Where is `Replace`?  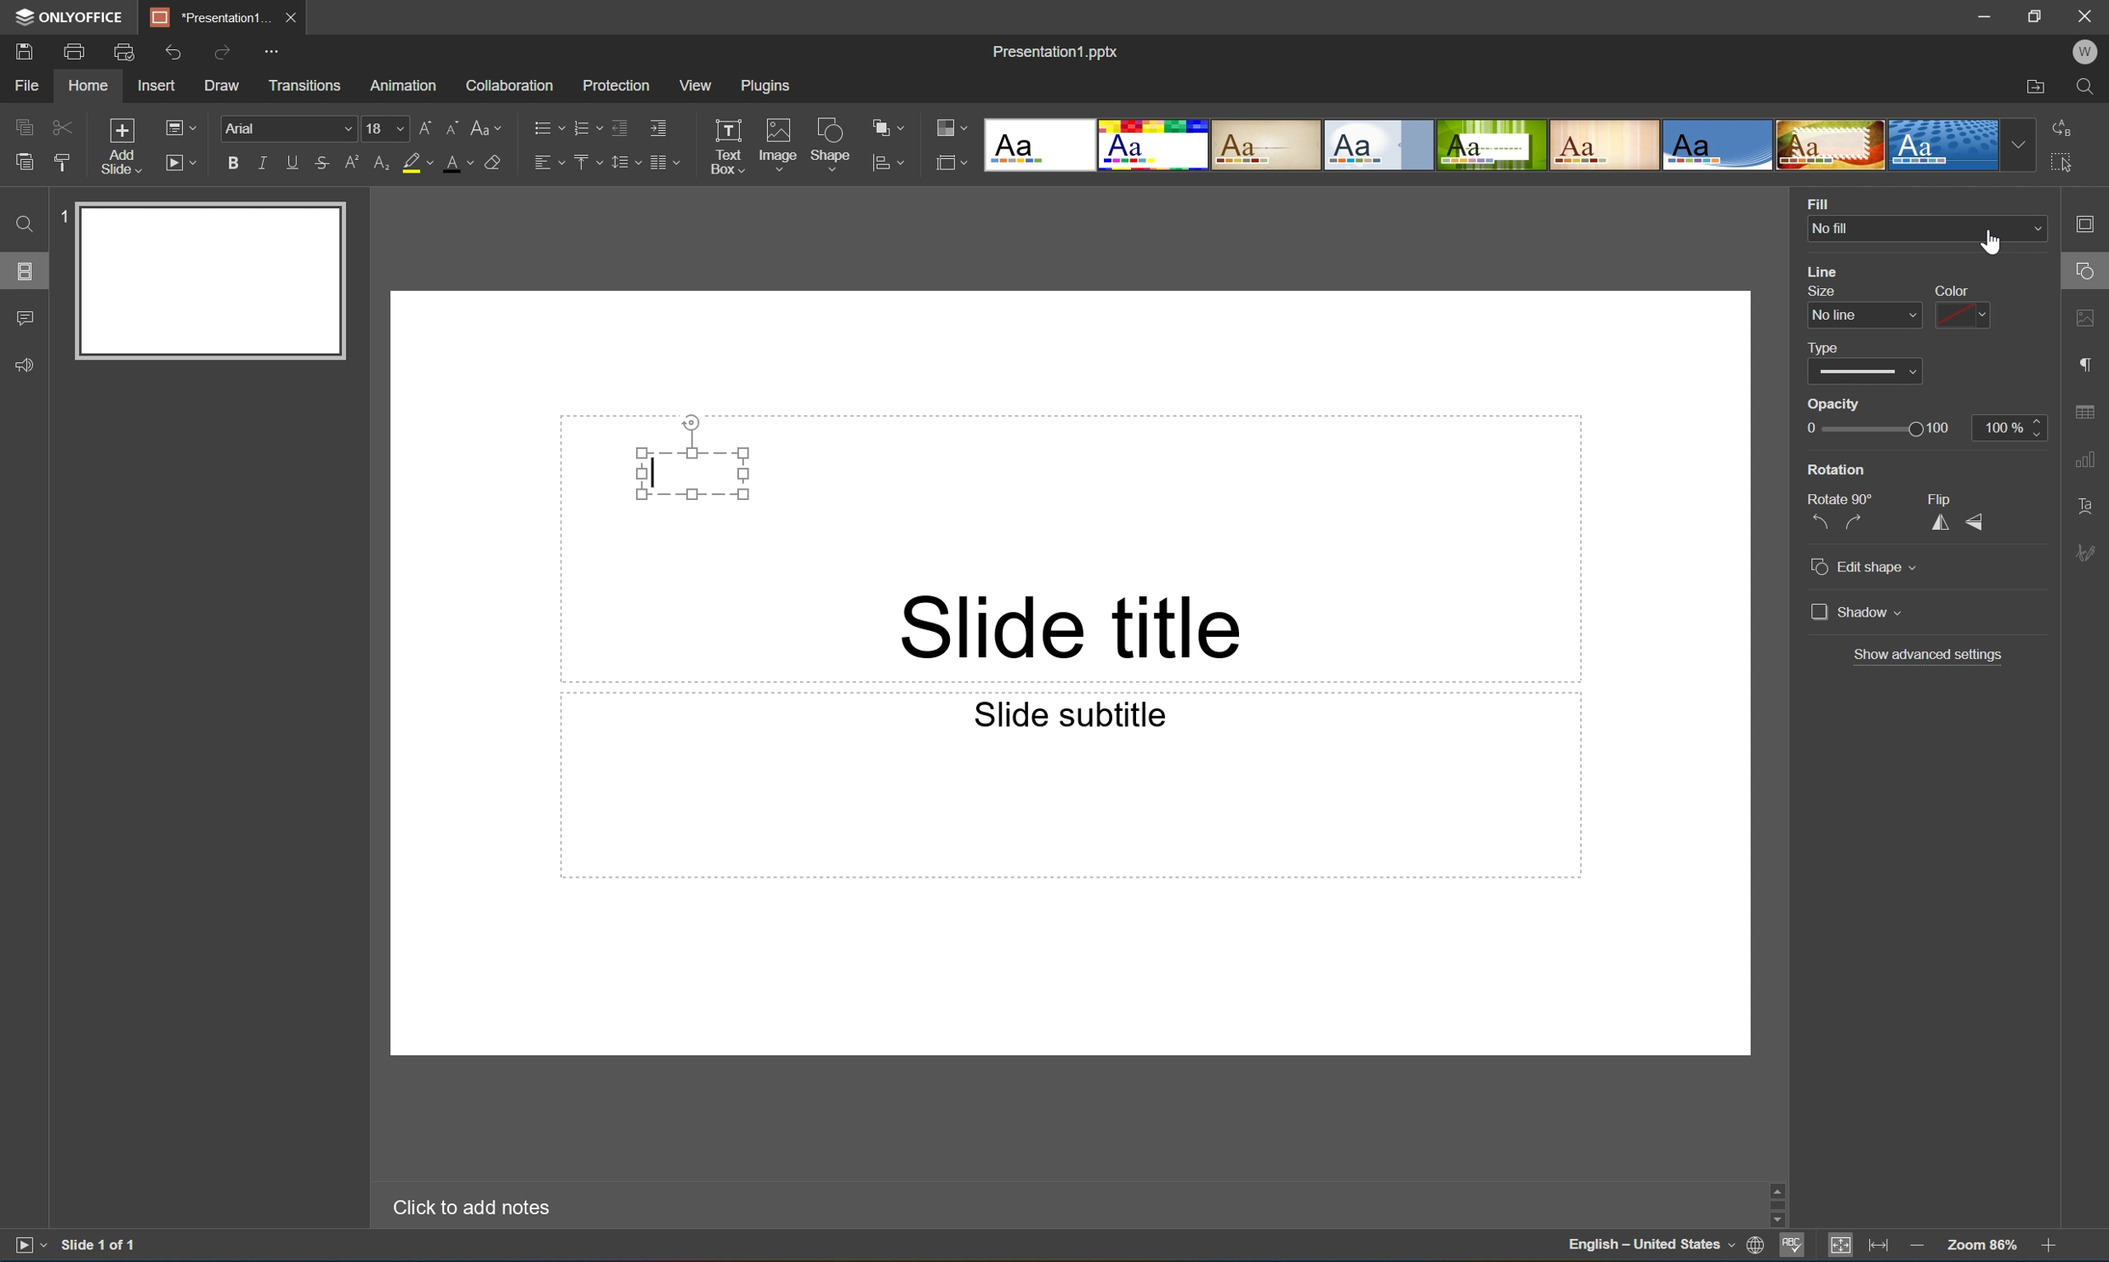
Replace is located at coordinates (2061, 125).